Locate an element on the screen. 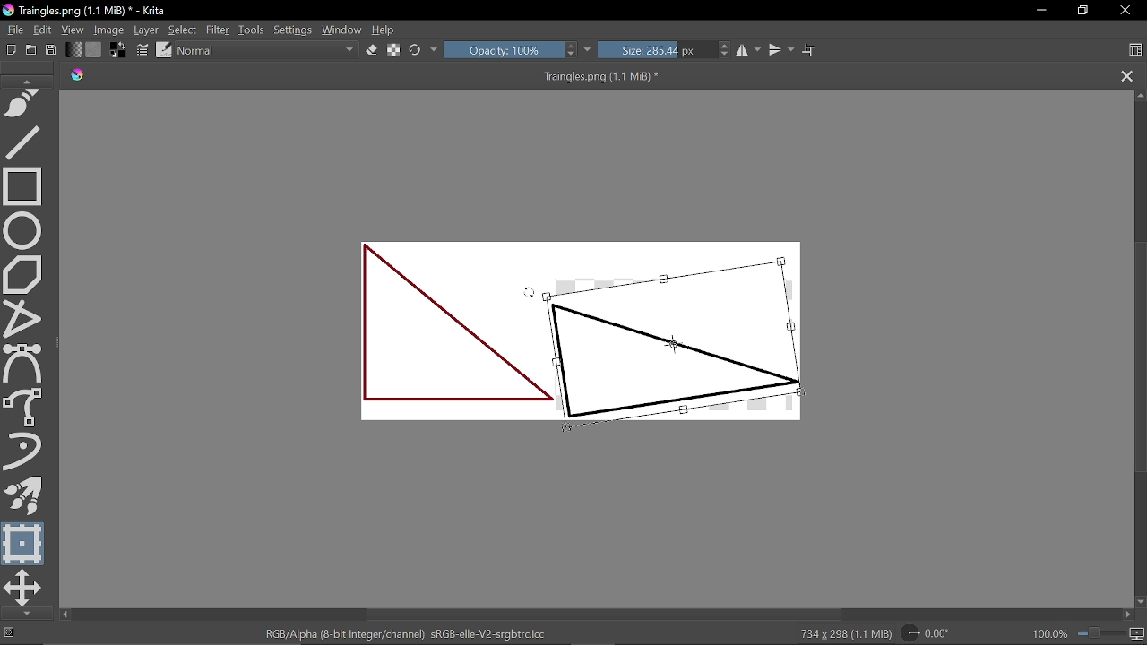  Bezier curve tool is located at coordinates (25, 364).